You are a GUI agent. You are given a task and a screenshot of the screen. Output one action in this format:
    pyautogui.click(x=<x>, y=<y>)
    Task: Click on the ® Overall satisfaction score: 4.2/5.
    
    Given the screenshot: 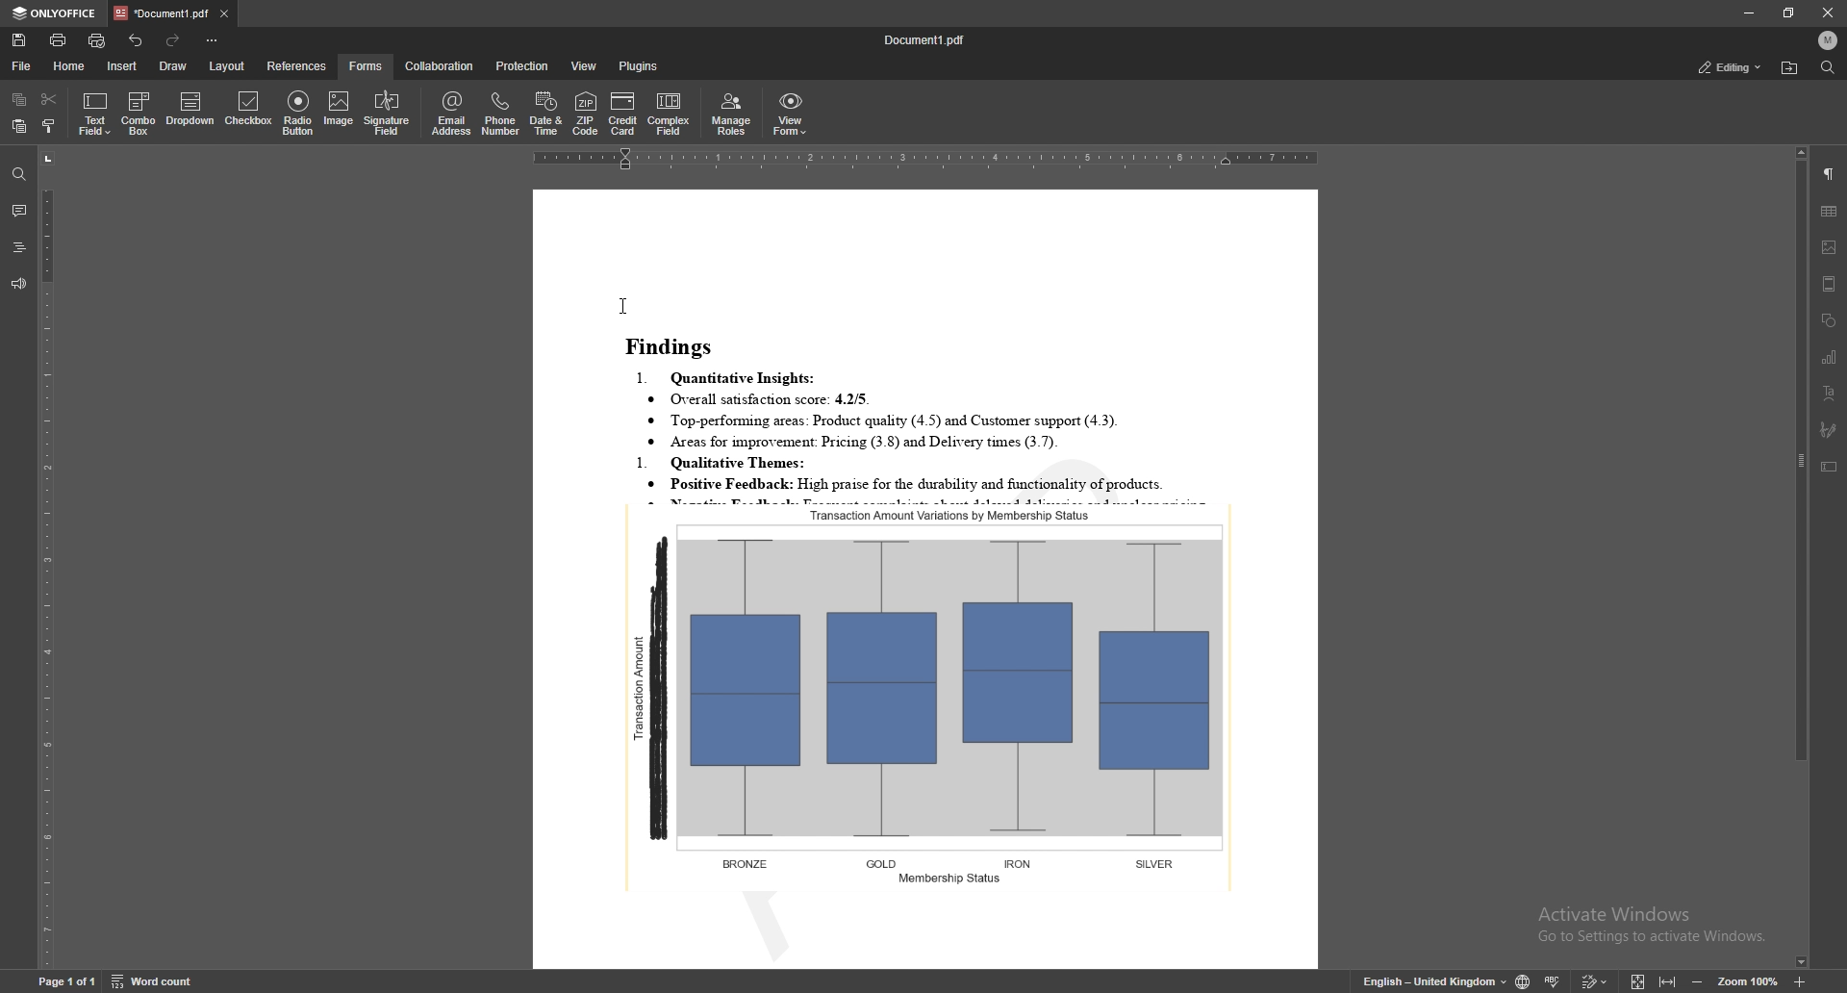 What is the action you would take?
    pyautogui.click(x=761, y=399)
    